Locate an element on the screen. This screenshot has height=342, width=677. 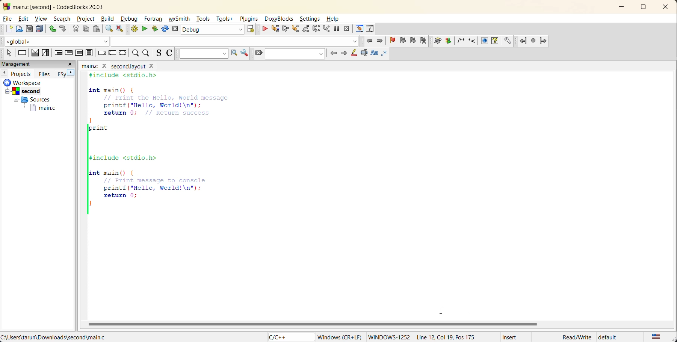
match case is located at coordinates (373, 53).